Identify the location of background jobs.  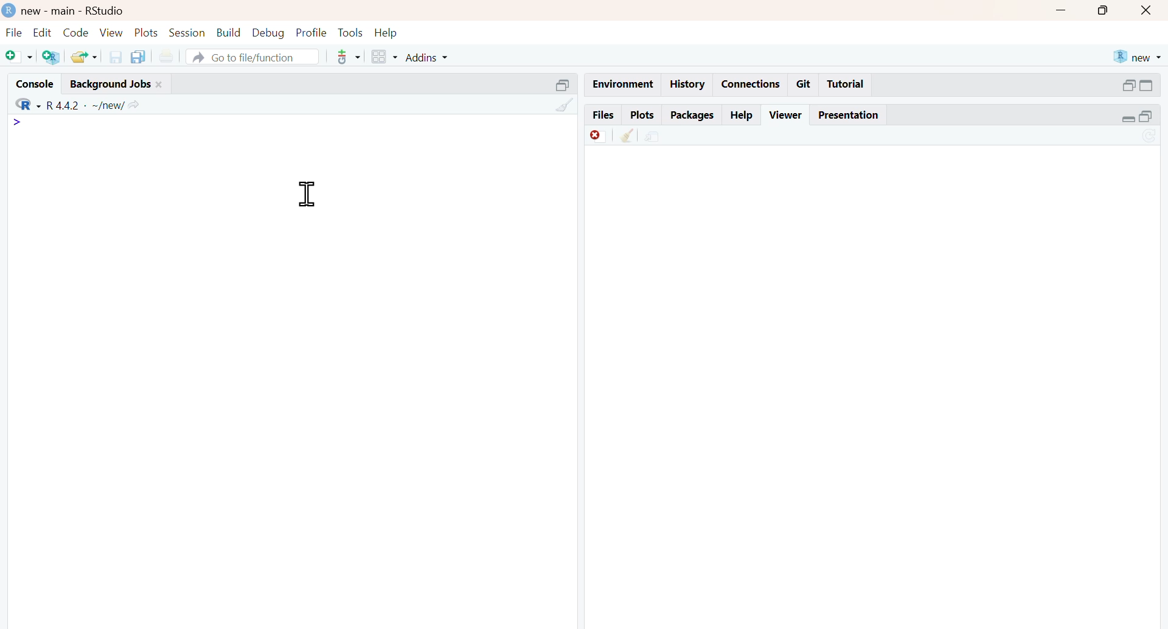
(111, 86).